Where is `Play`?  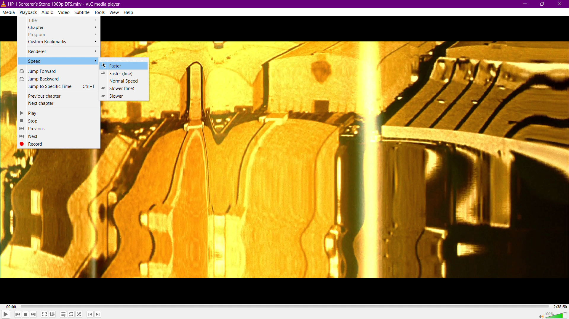
Play is located at coordinates (31, 113).